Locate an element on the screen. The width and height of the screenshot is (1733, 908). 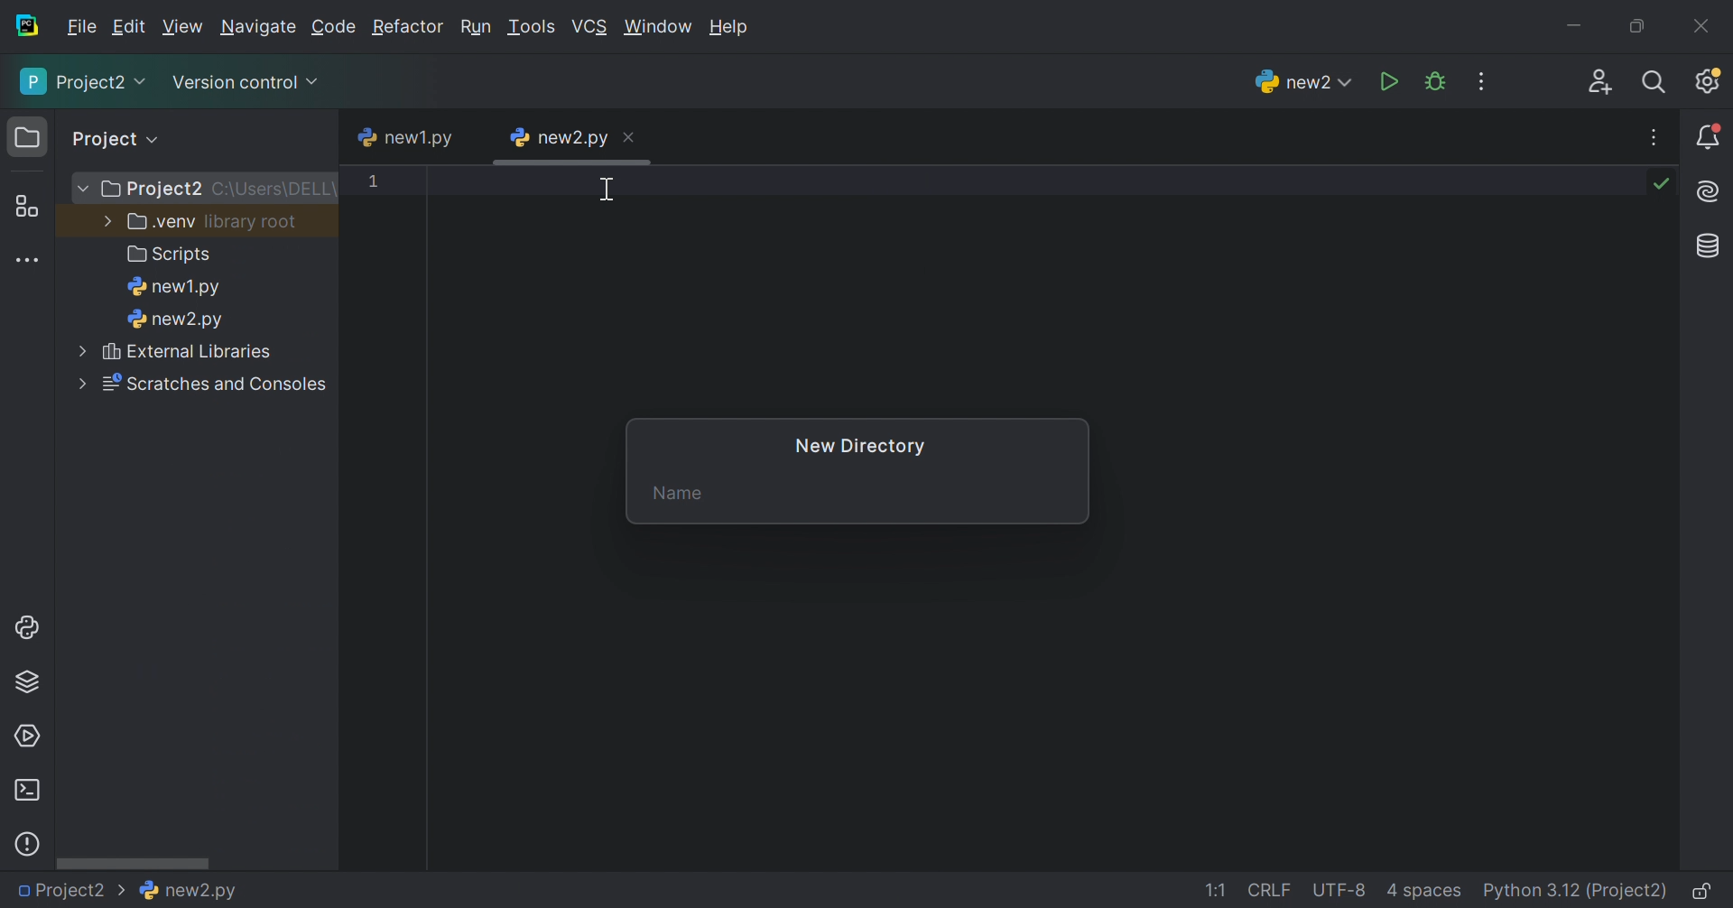
Restore down is located at coordinates (1639, 25).